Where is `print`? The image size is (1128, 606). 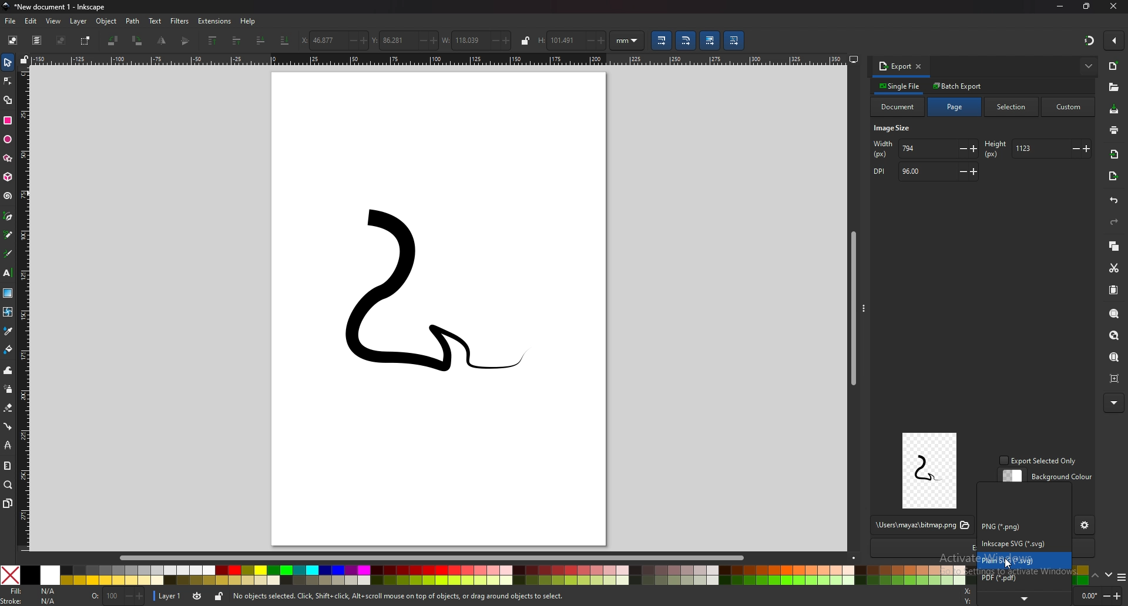
print is located at coordinates (1113, 129).